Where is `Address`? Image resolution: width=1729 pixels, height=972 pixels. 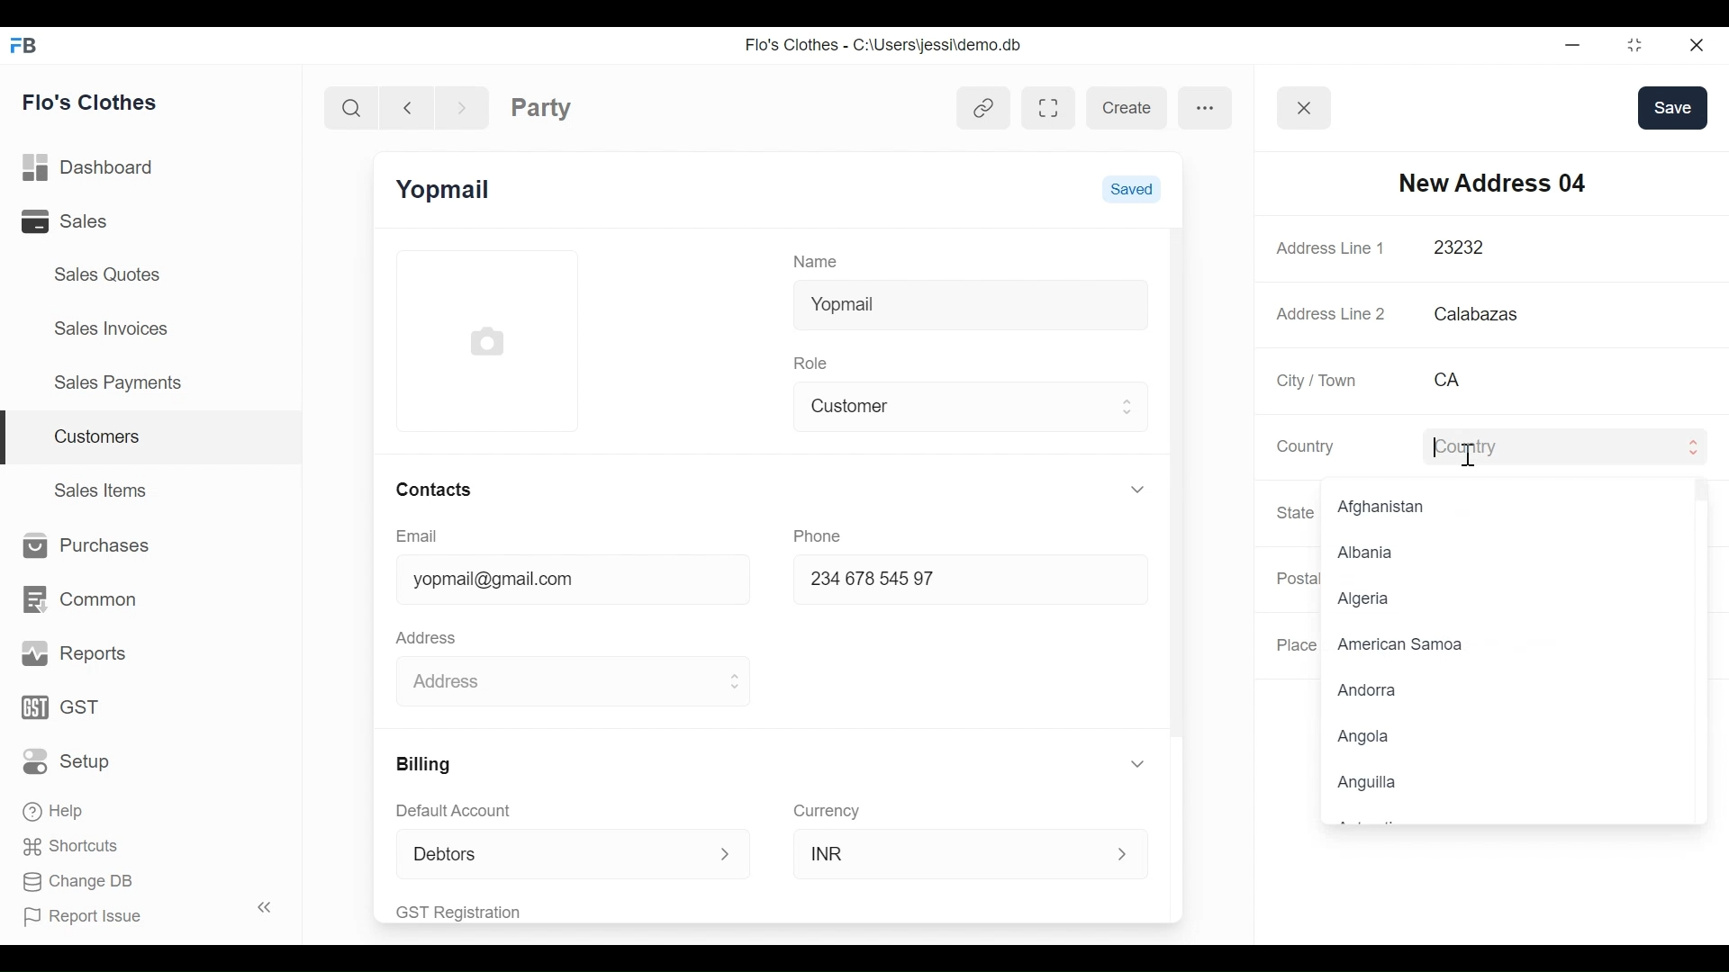 Address is located at coordinates (552, 678).